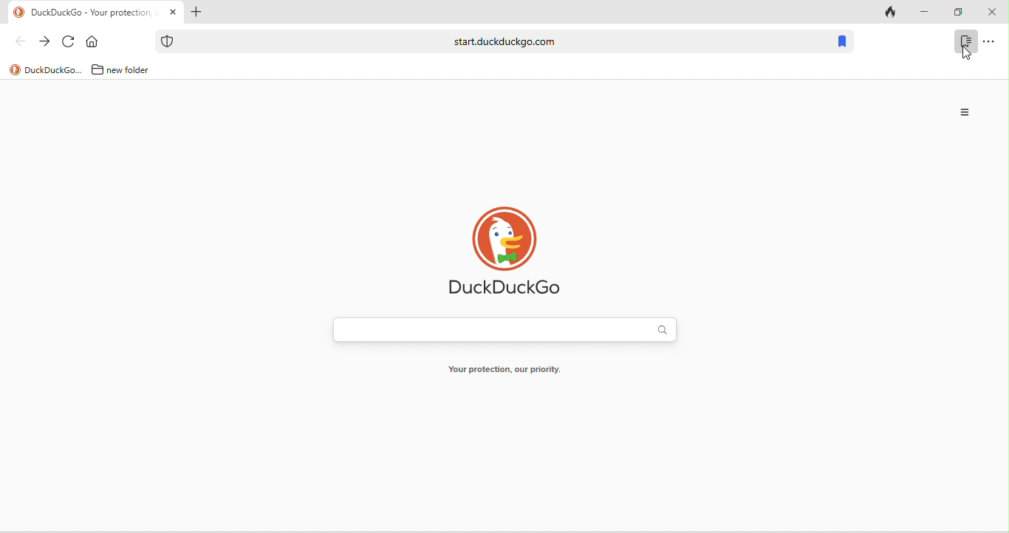 The width and height of the screenshot is (1009, 533). I want to click on reload, so click(69, 41).